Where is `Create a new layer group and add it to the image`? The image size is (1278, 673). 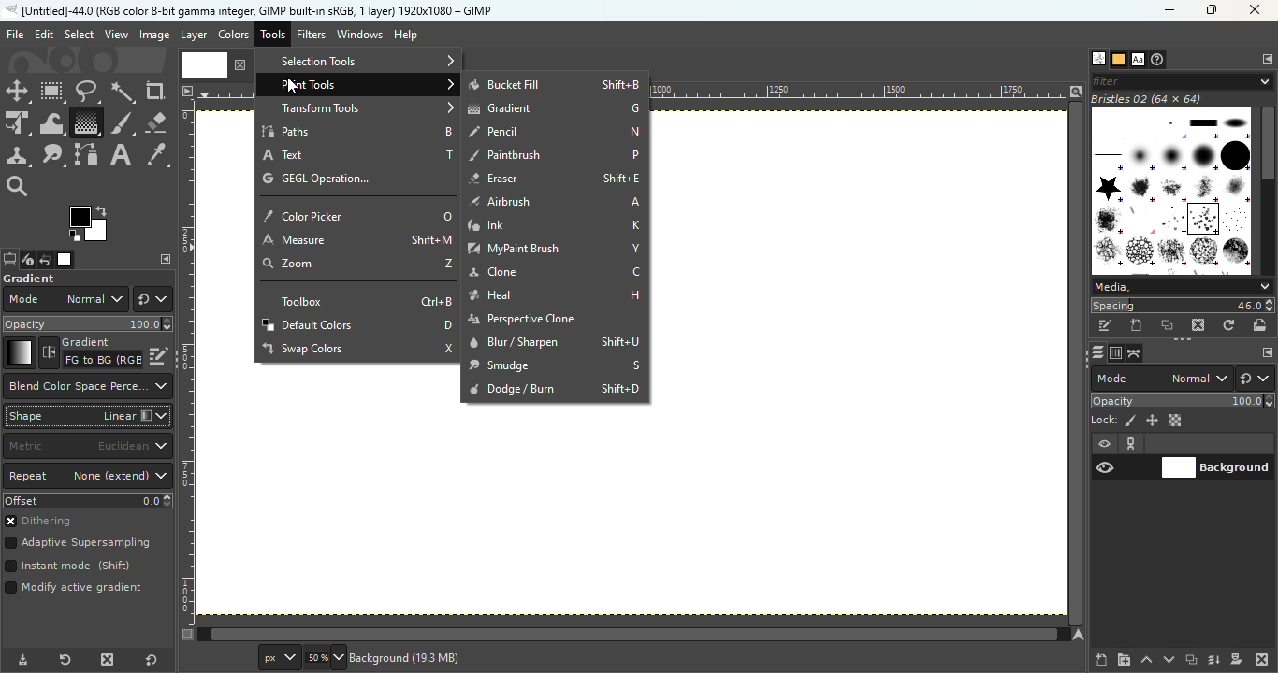 Create a new layer group and add it to the image is located at coordinates (1124, 660).